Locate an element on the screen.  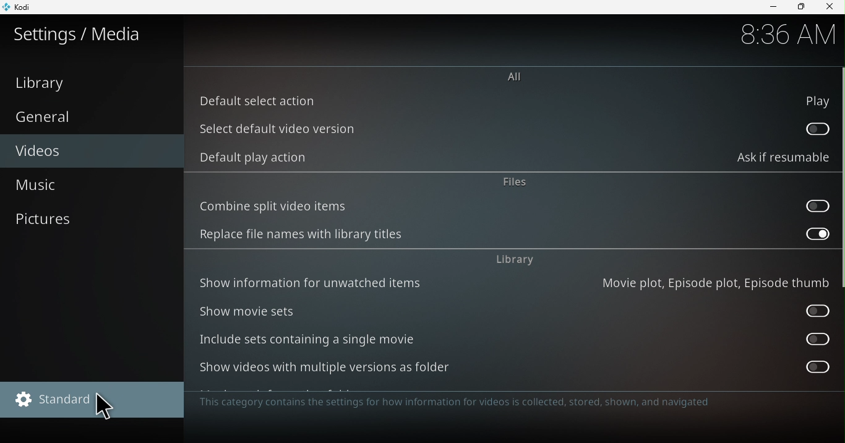
Videos is located at coordinates (90, 153).